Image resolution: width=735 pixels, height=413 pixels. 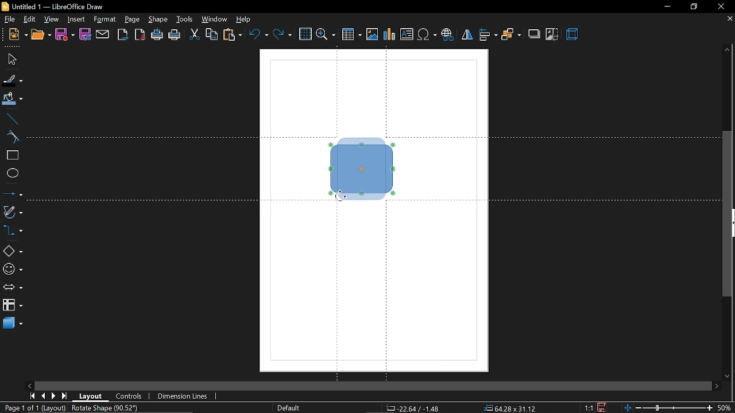 What do you see at coordinates (11, 20) in the screenshot?
I see `file` at bounding box center [11, 20].